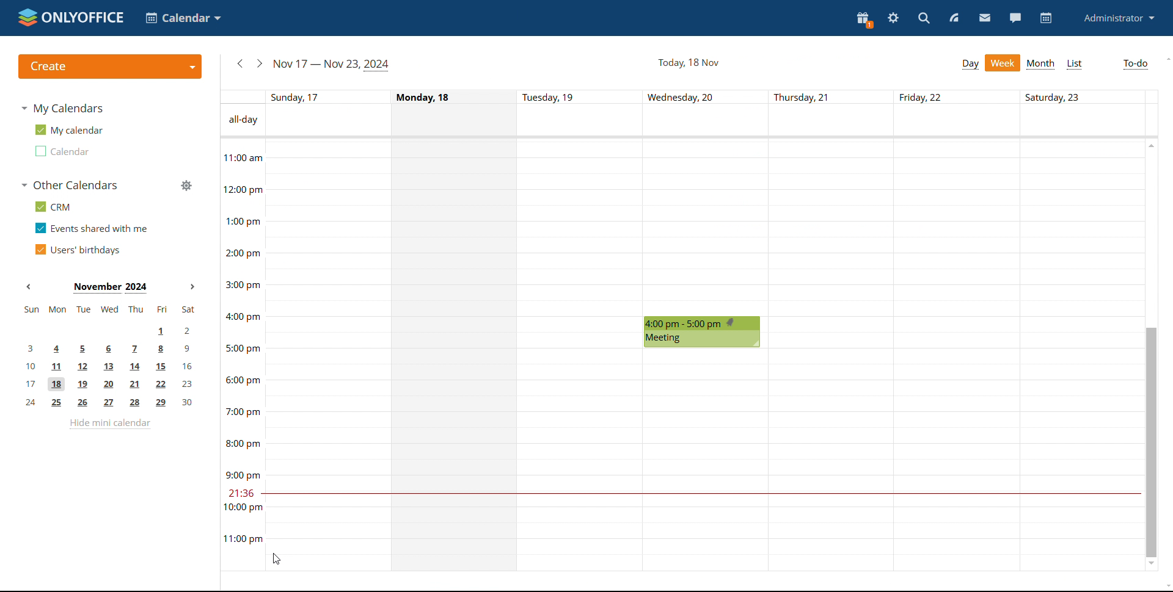  Describe the element at coordinates (705, 332) in the screenshot. I see `scheduled event "Meeting" from 4:00-5:00pm` at that location.